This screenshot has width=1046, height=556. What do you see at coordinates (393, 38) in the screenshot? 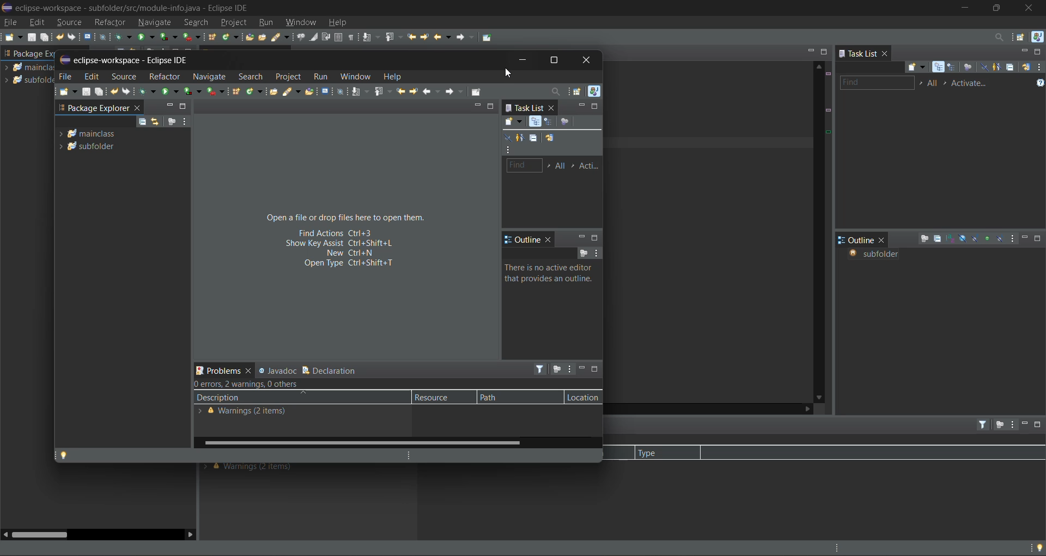
I see `previous annotation` at bounding box center [393, 38].